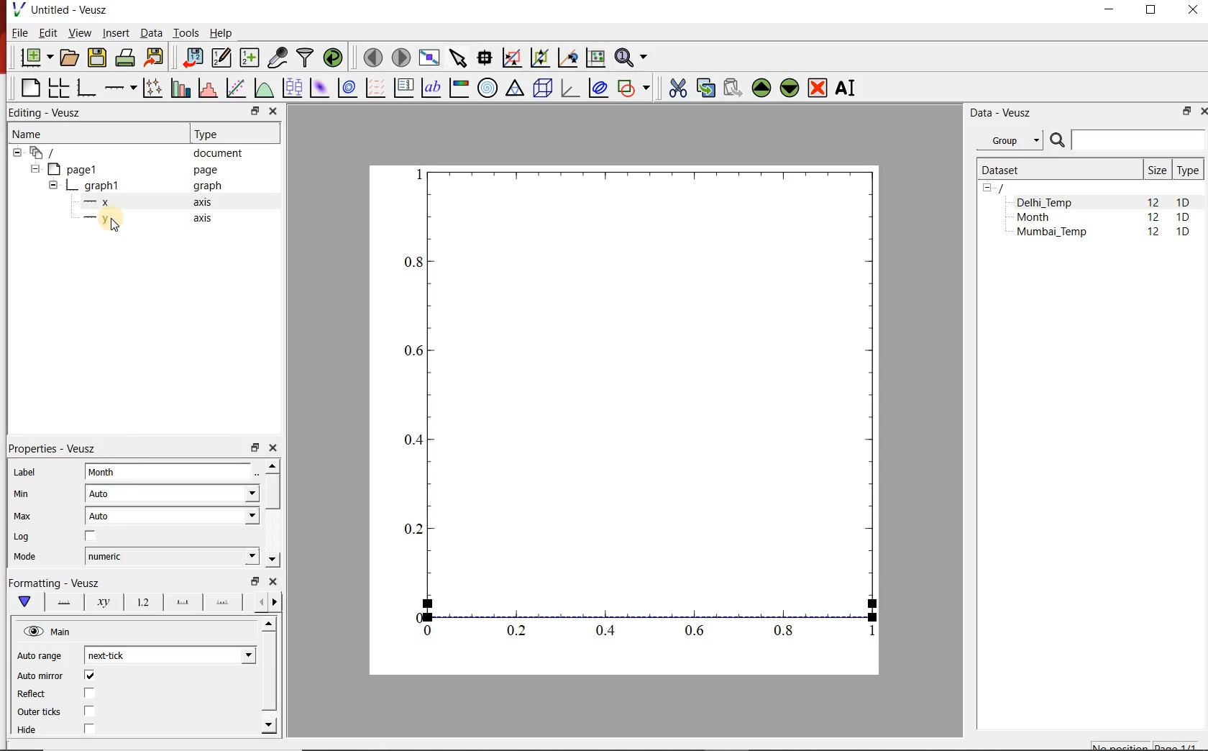  Describe the element at coordinates (568, 88) in the screenshot. I see `3d graph` at that location.